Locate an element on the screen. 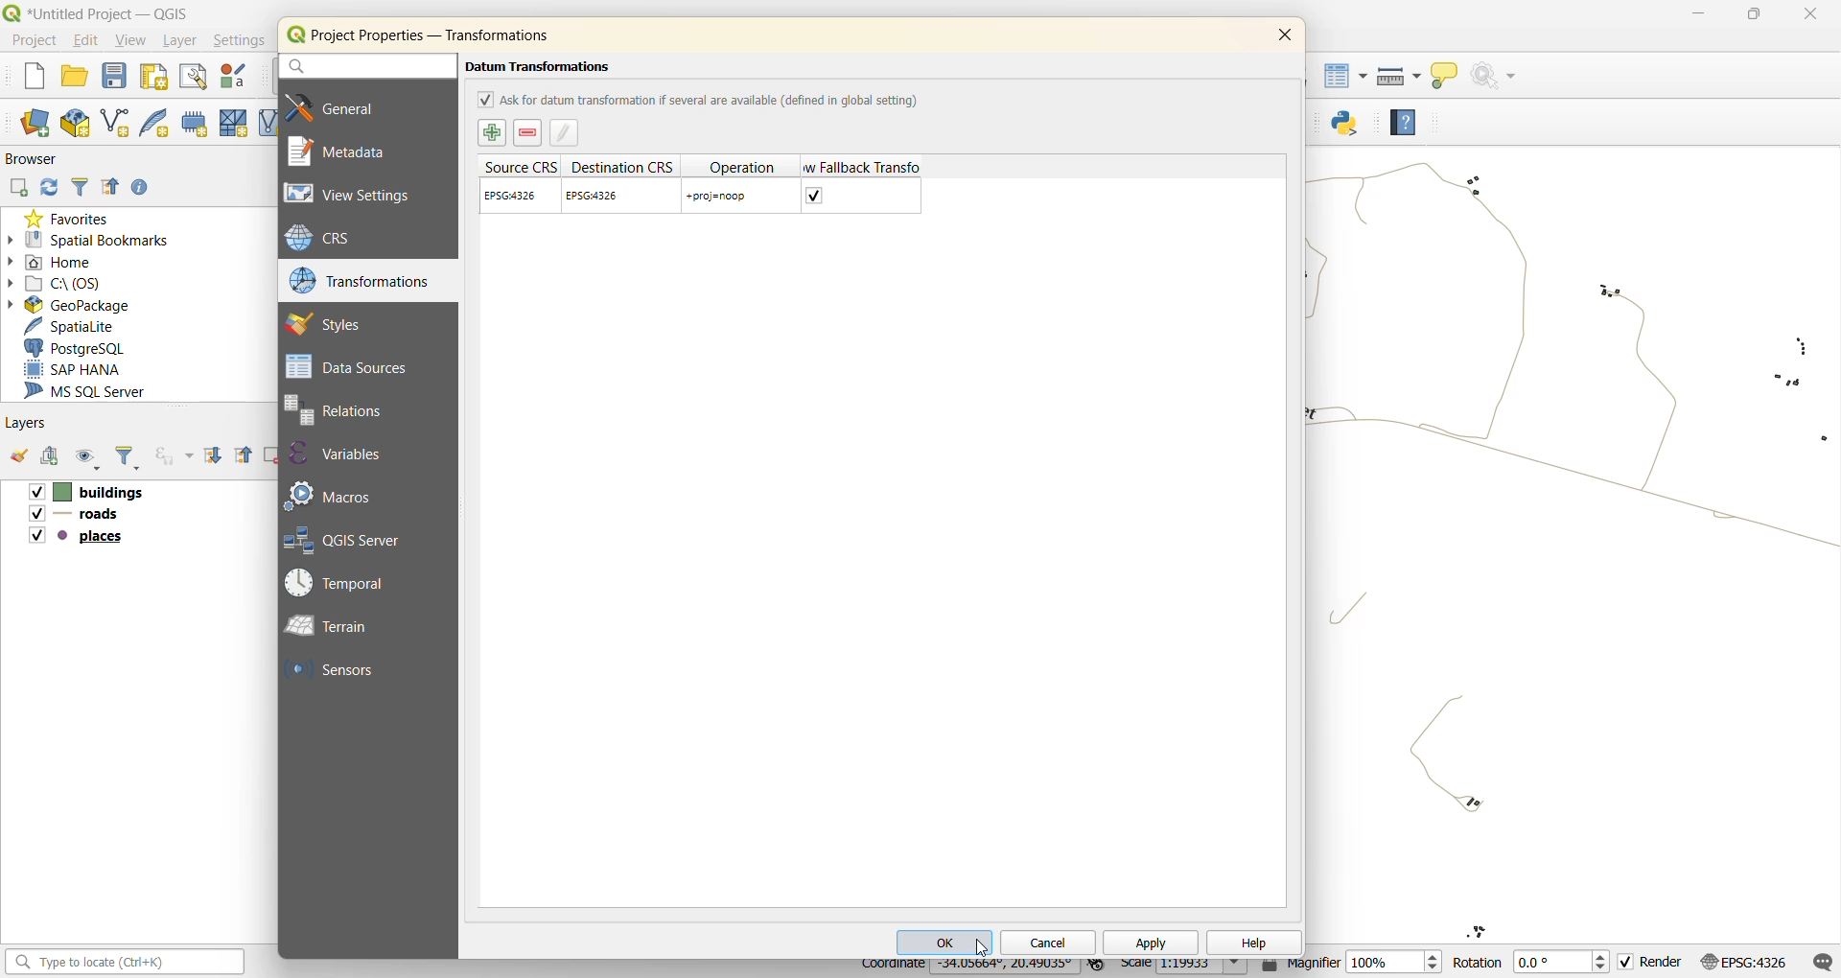  no action is located at coordinates (1500, 76).